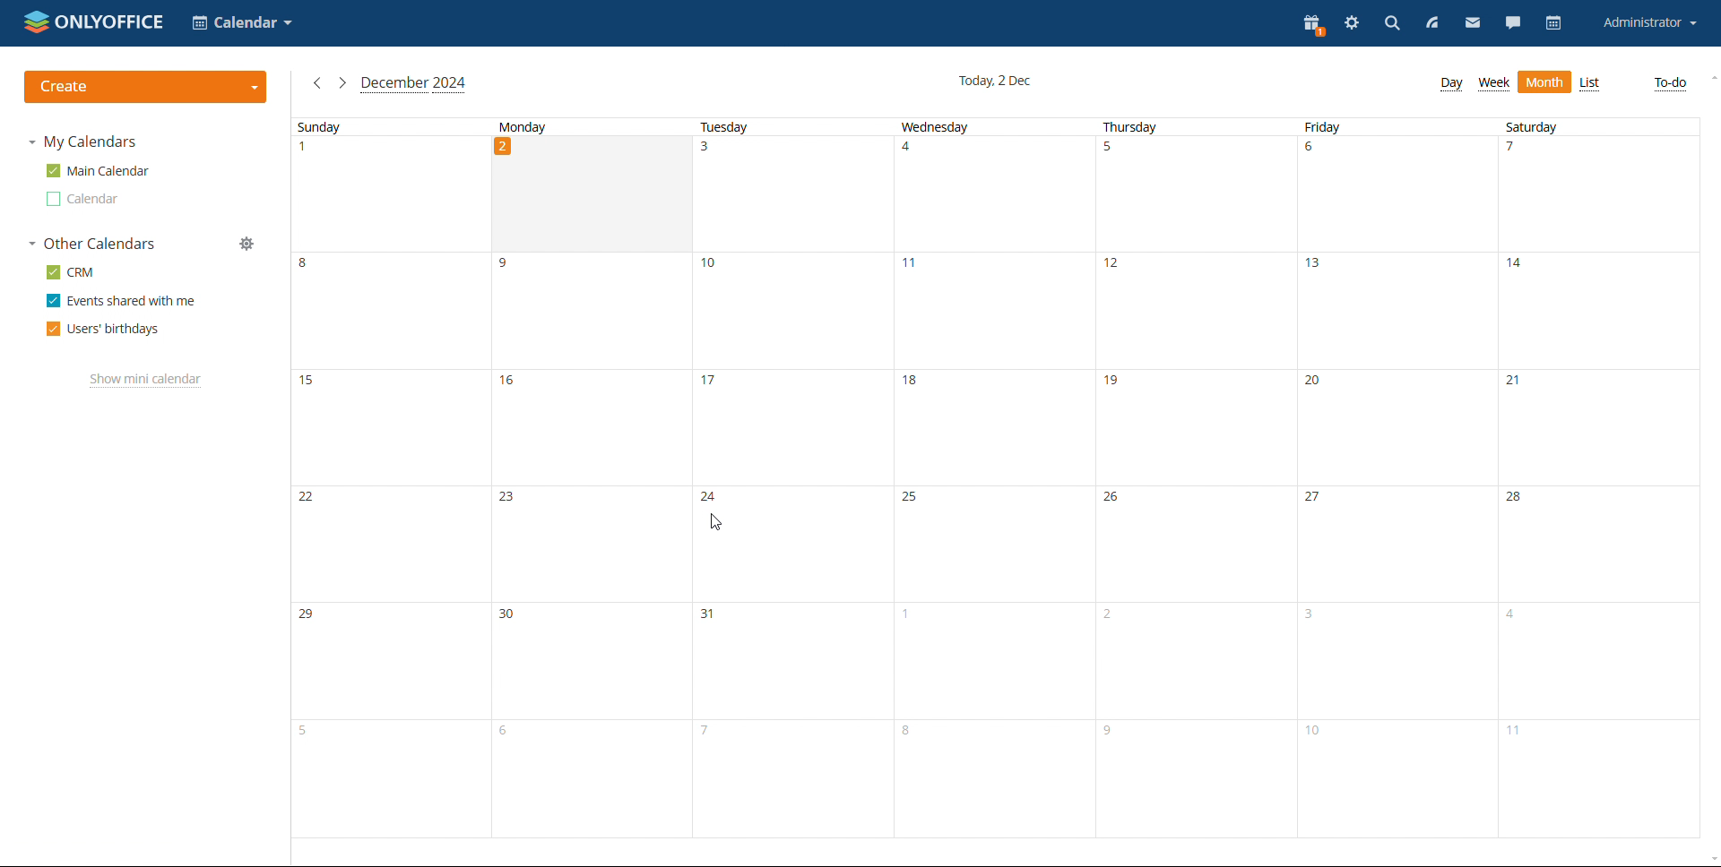 The image size is (1721, 867). What do you see at coordinates (1116, 386) in the screenshot?
I see `19` at bounding box center [1116, 386].